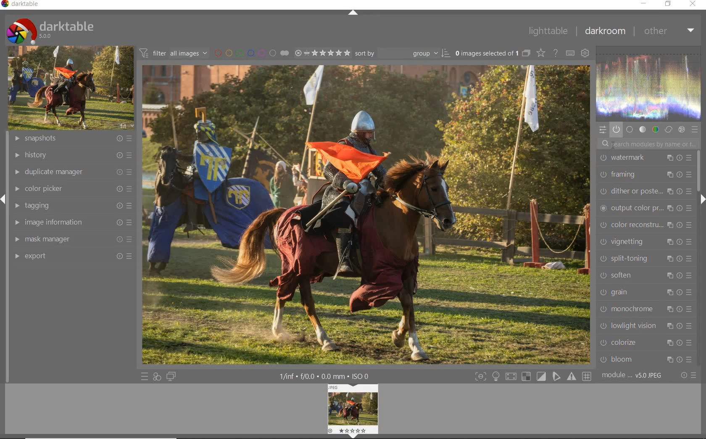  Describe the element at coordinates (612, 145) in the screenshot. I see `CURSOR` at that location.